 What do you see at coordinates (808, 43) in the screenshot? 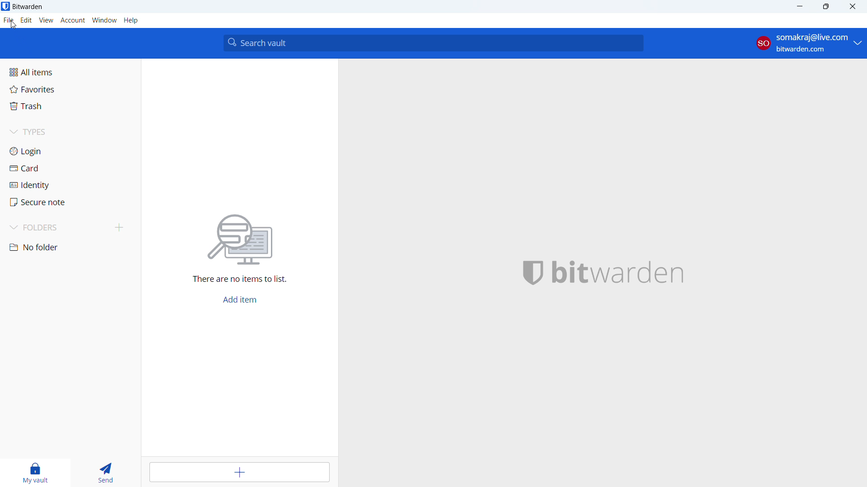
I see `account` at bounding box center [808, 43].